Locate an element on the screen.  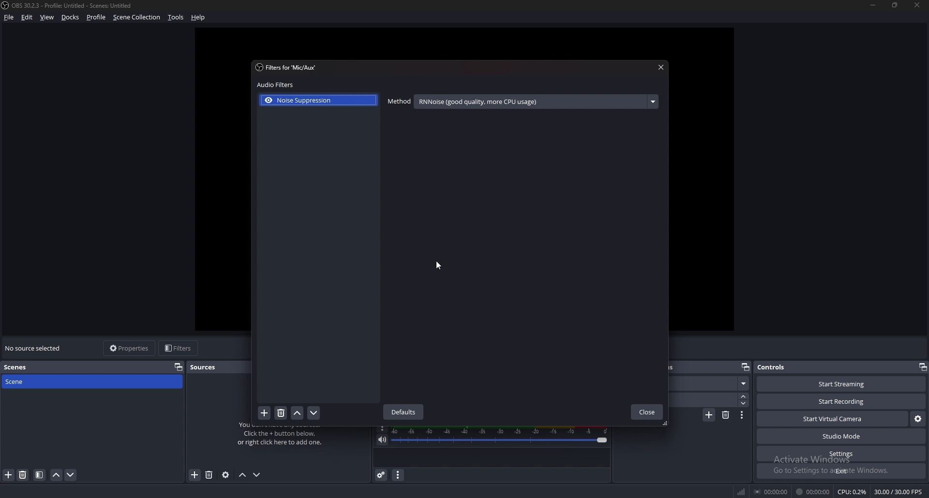
defaults is located at coordinates (405, 412).